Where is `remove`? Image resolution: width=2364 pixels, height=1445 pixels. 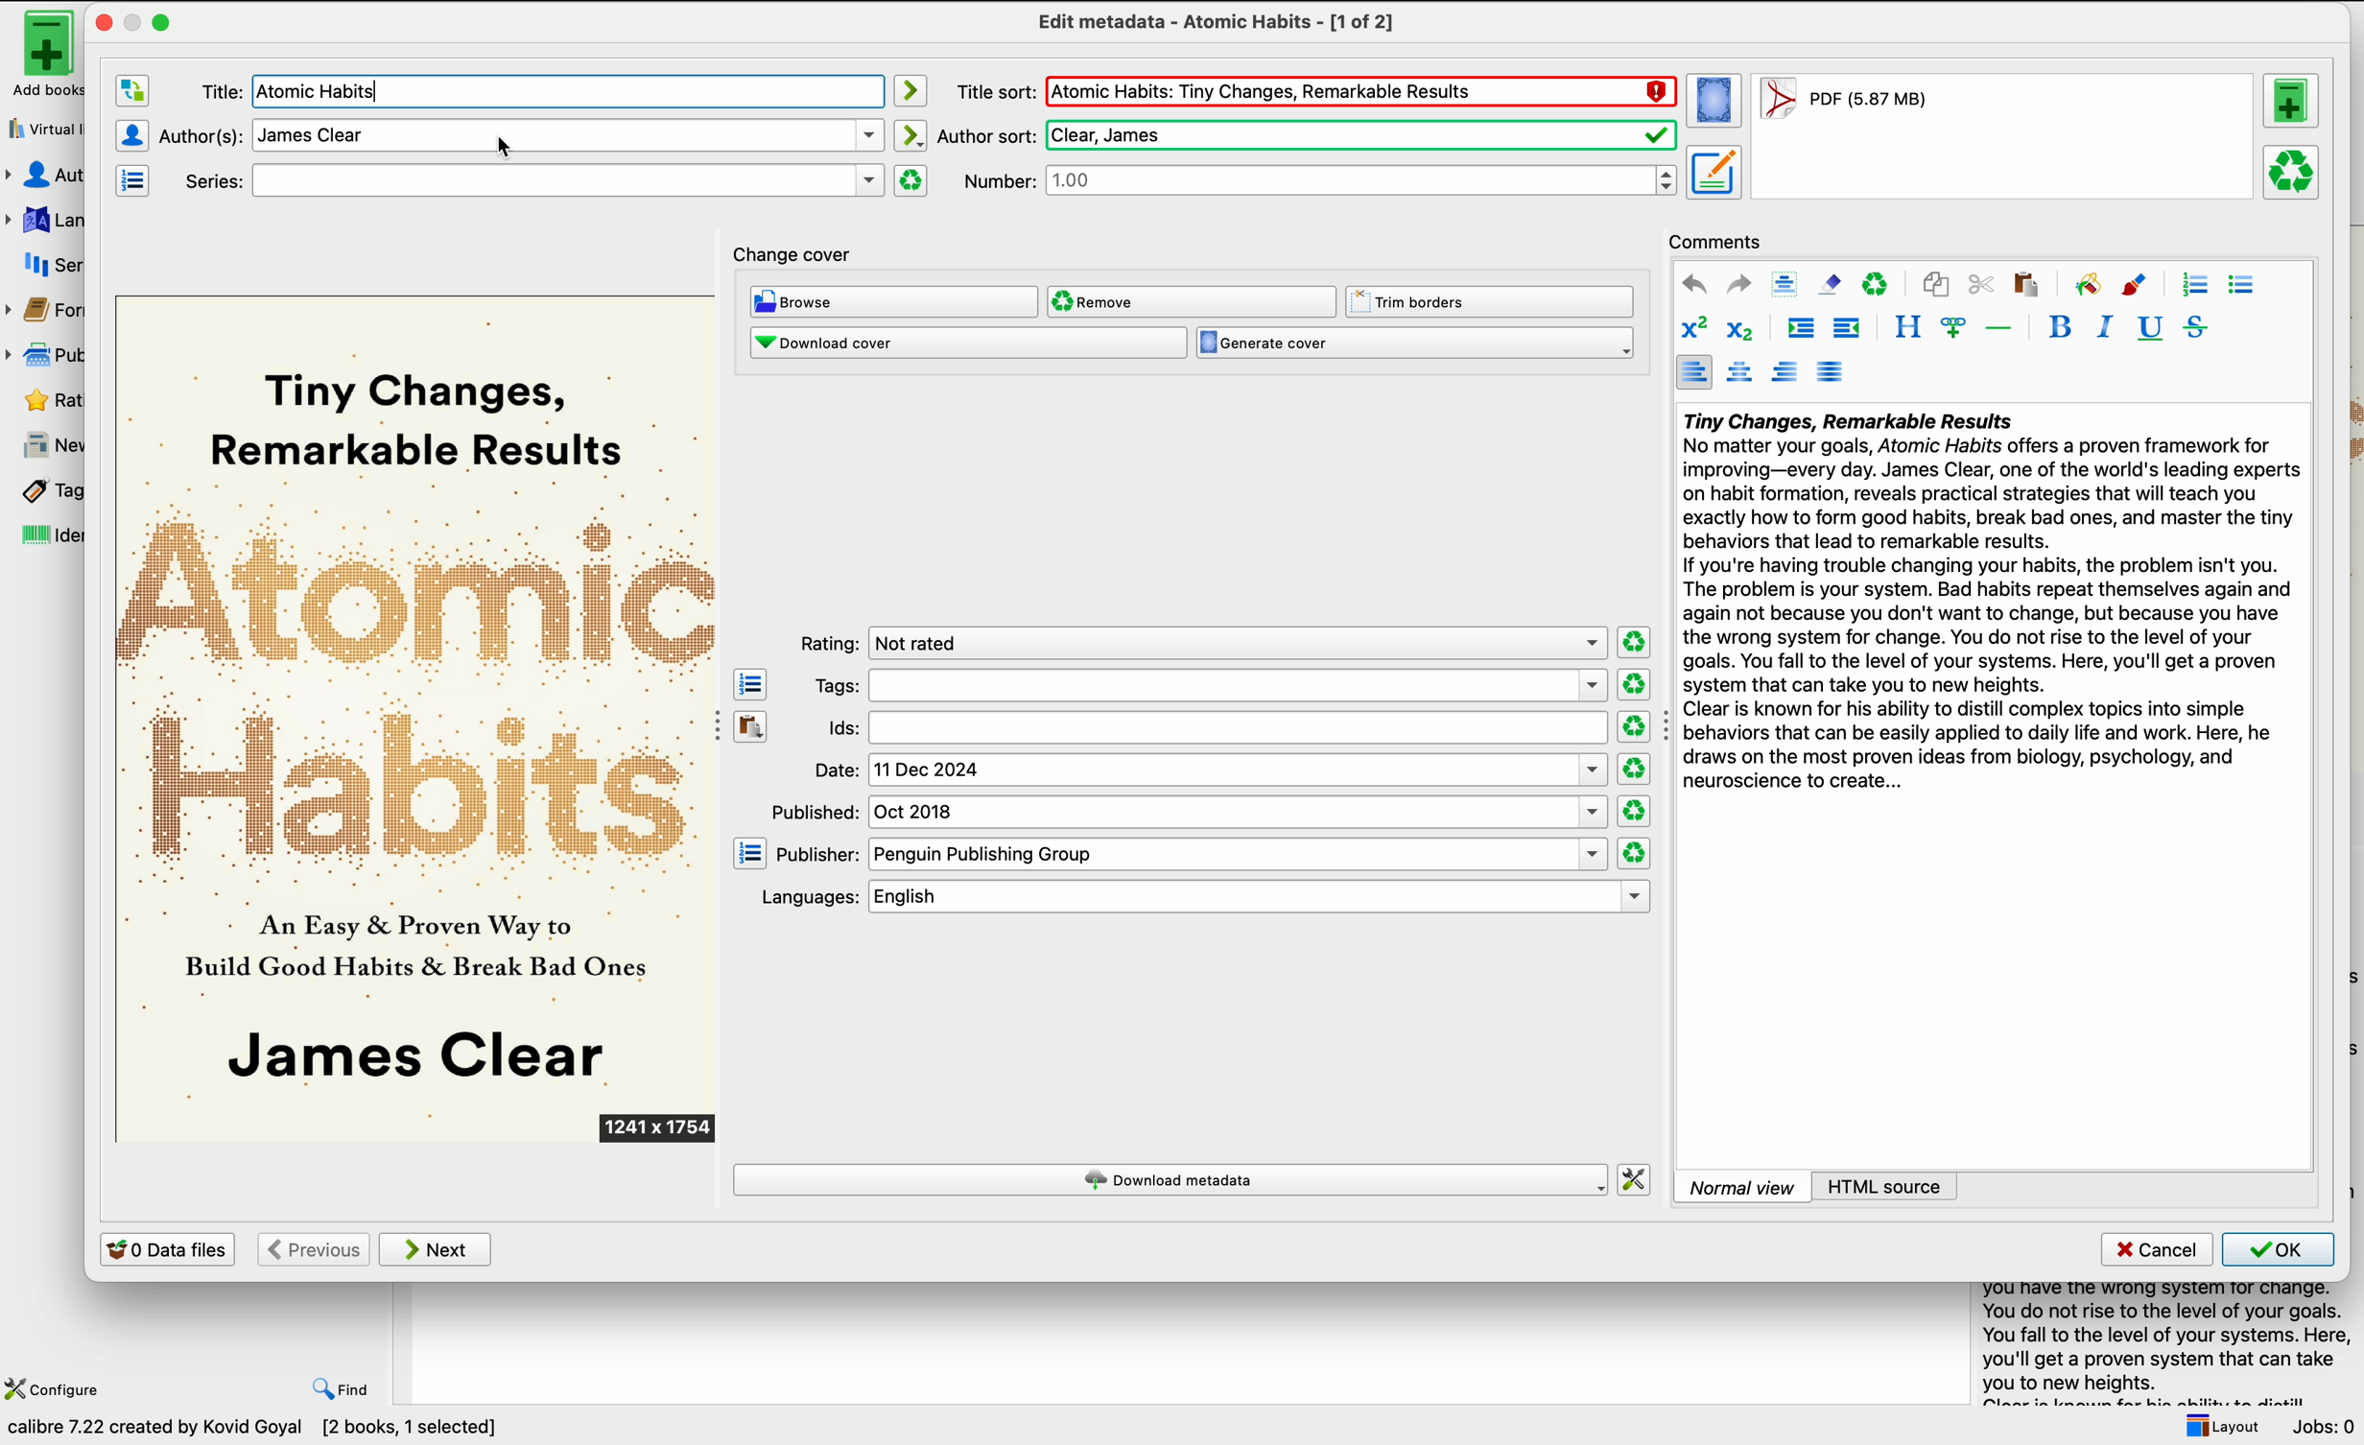
remove is located at coordinates (1192, 302).